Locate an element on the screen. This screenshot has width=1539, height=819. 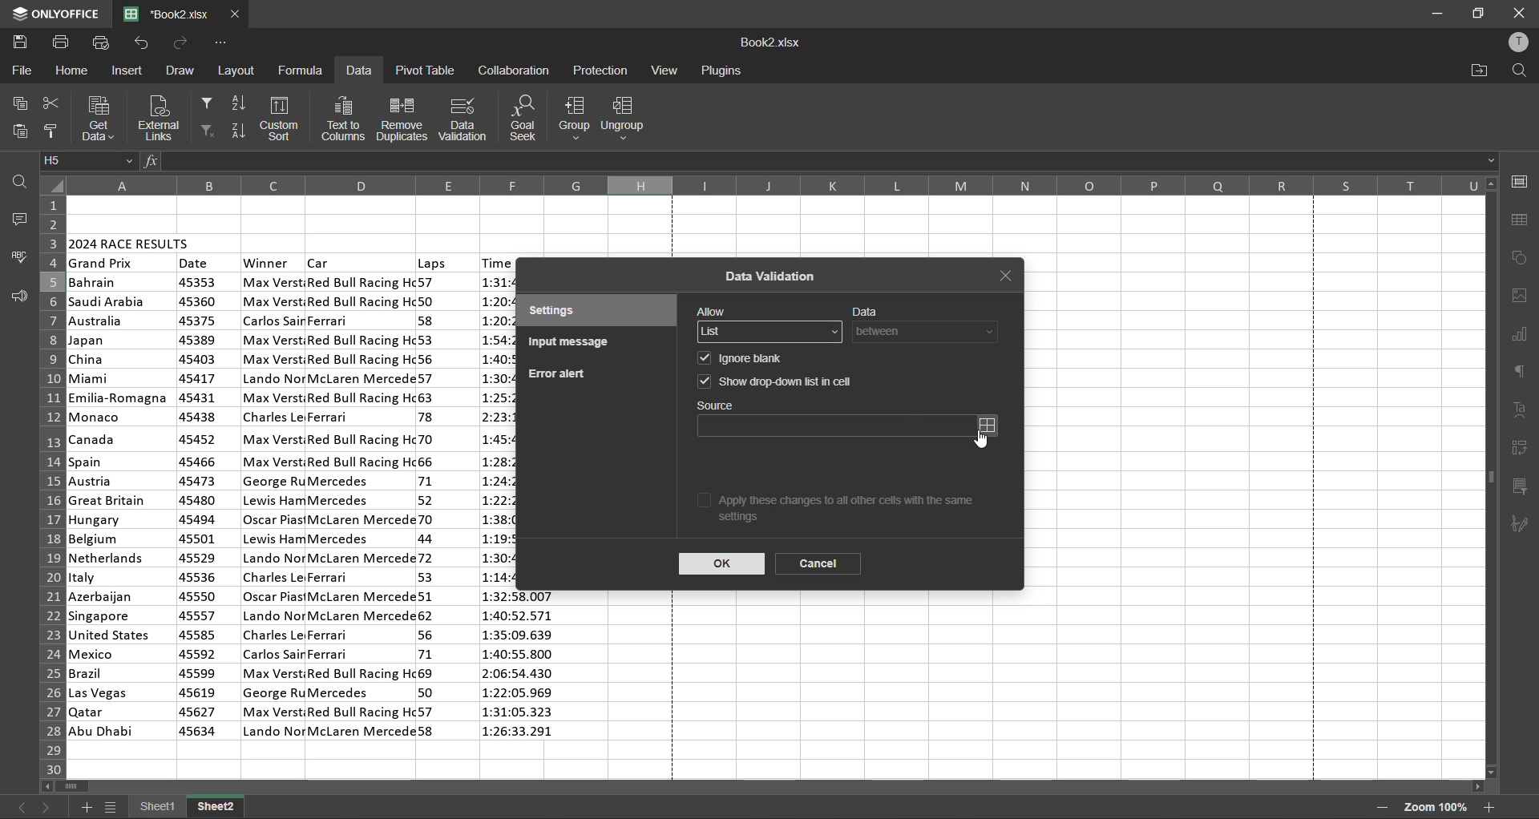
app name is located at coordinates (55, 14).